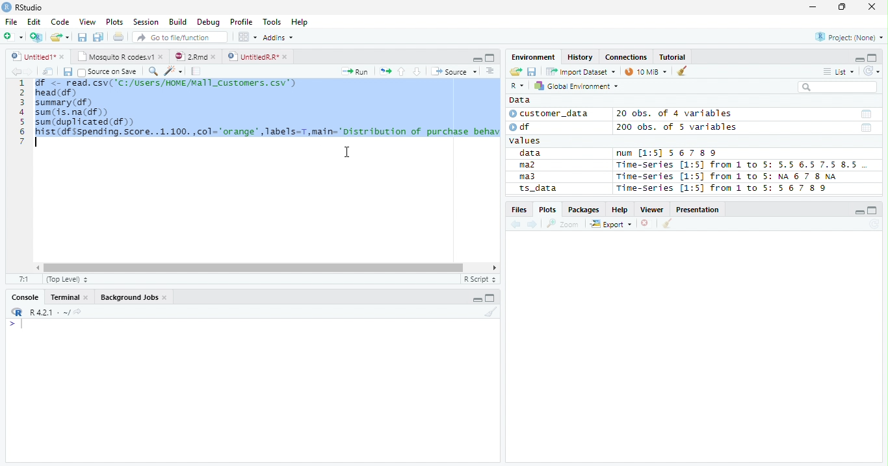  I want to click on Maximize, so click(873, 58).